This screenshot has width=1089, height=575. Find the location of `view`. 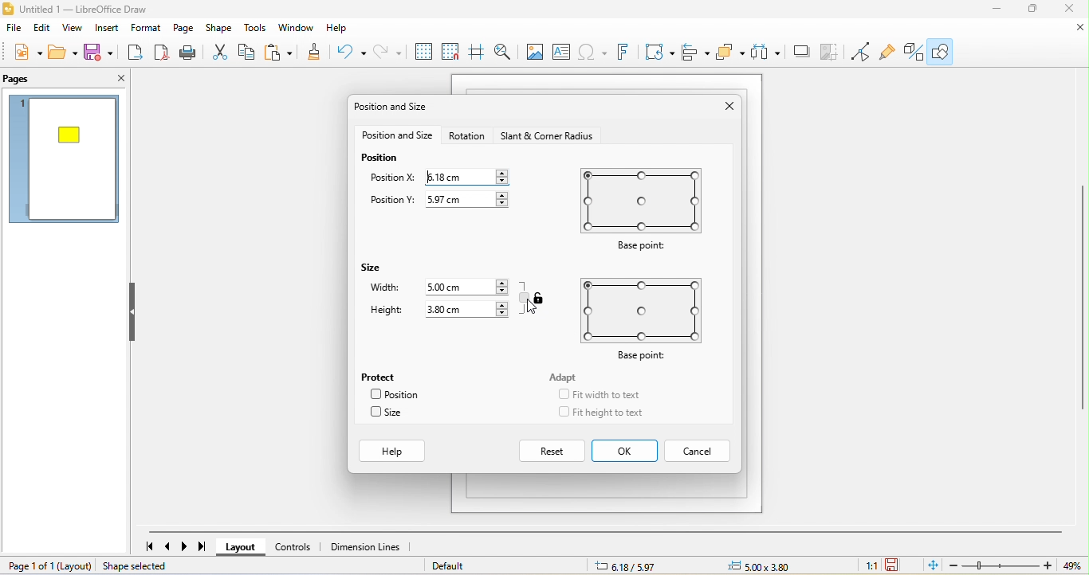

view is located at coordinates (74, 28).